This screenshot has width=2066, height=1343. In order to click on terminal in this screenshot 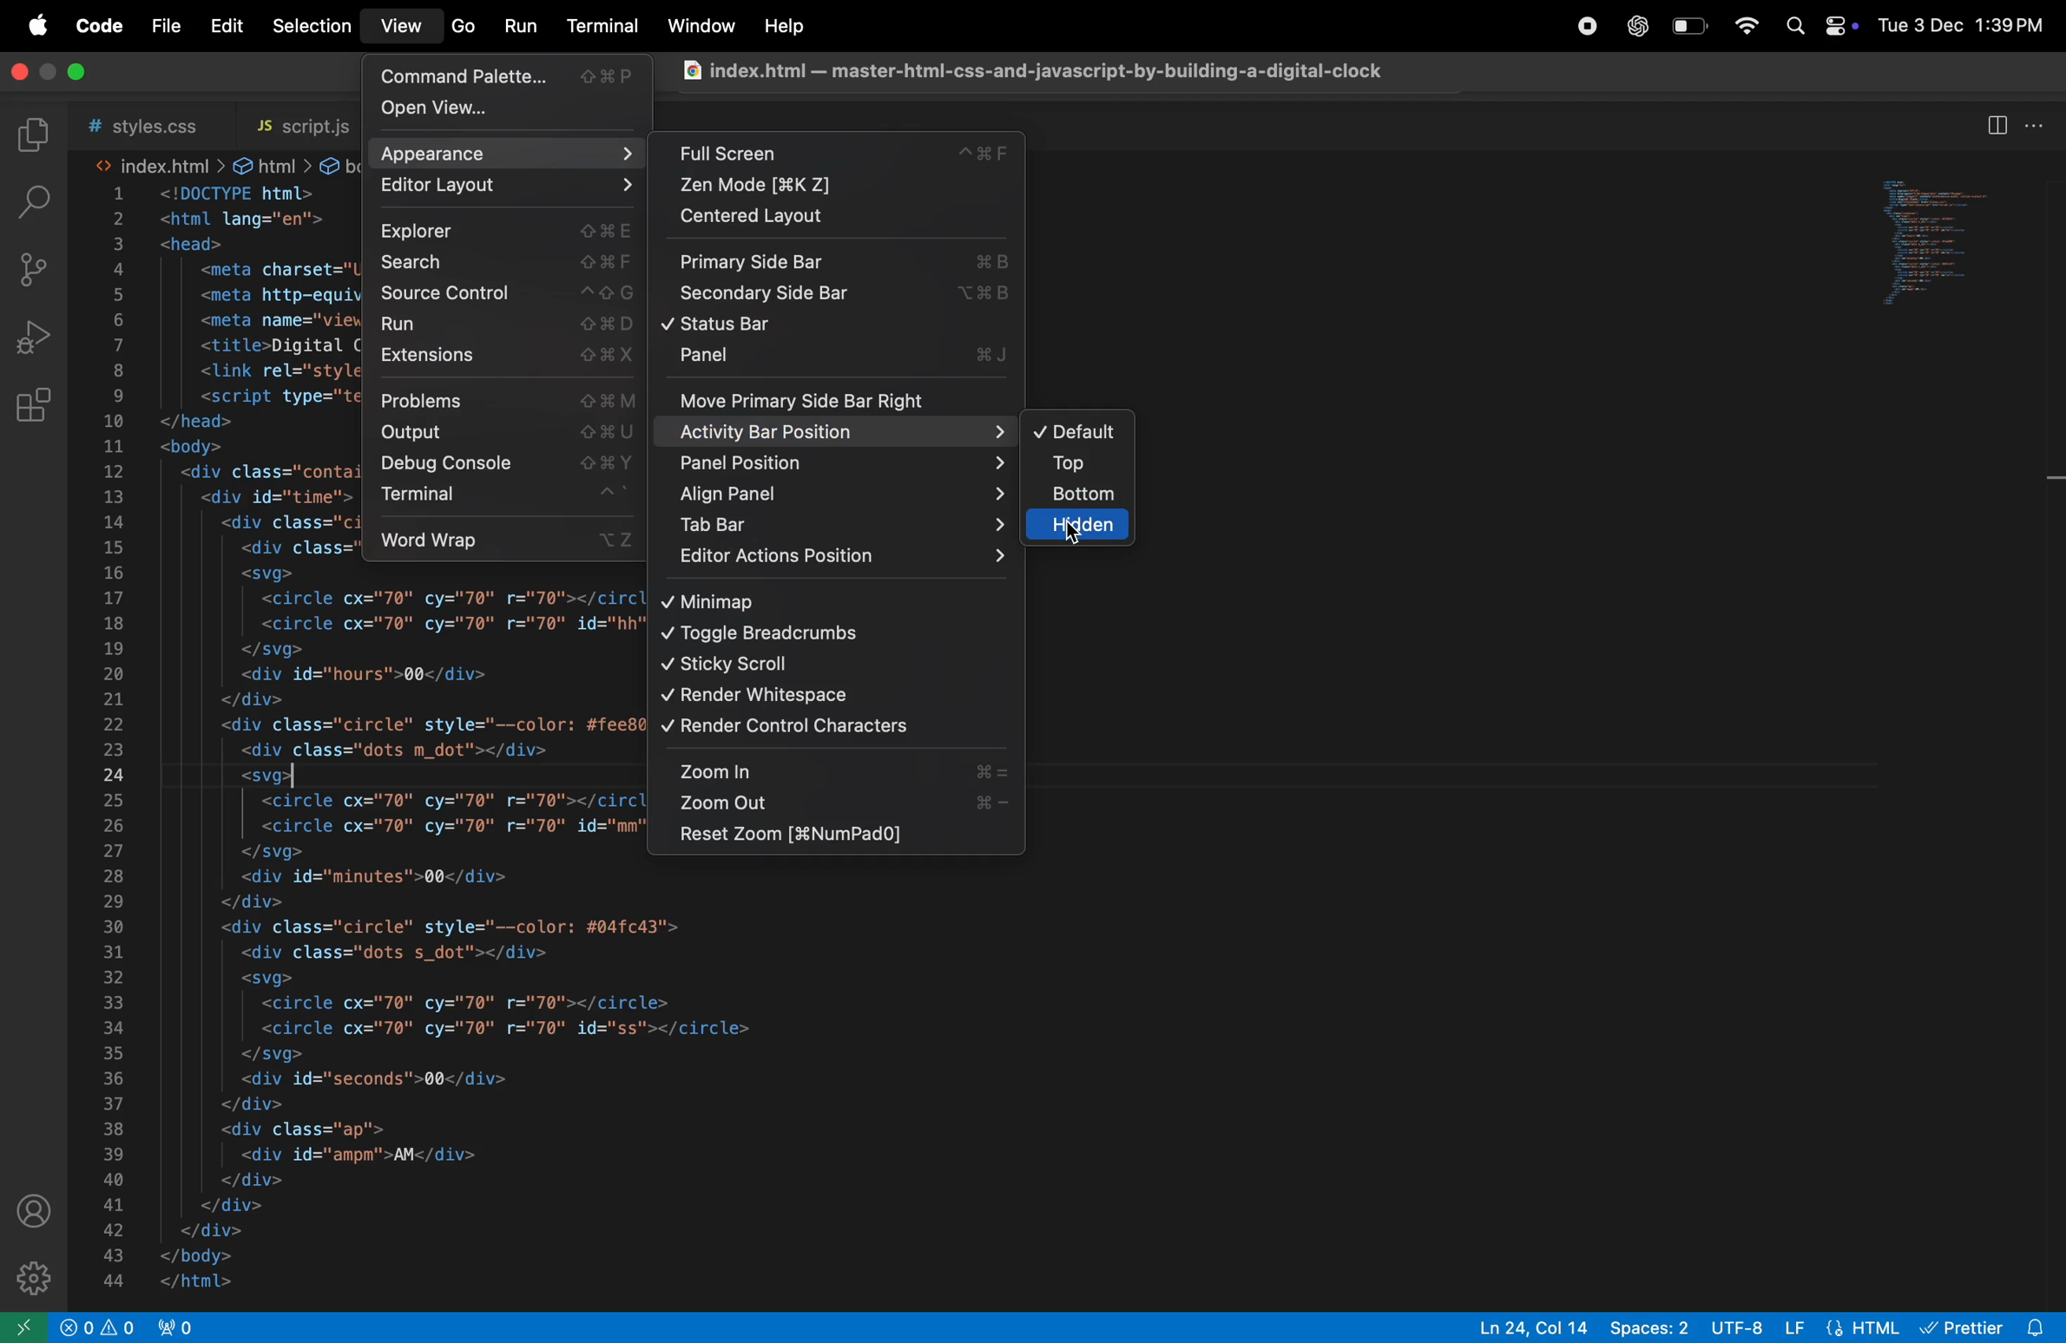, I will do `click(600, 25)`.